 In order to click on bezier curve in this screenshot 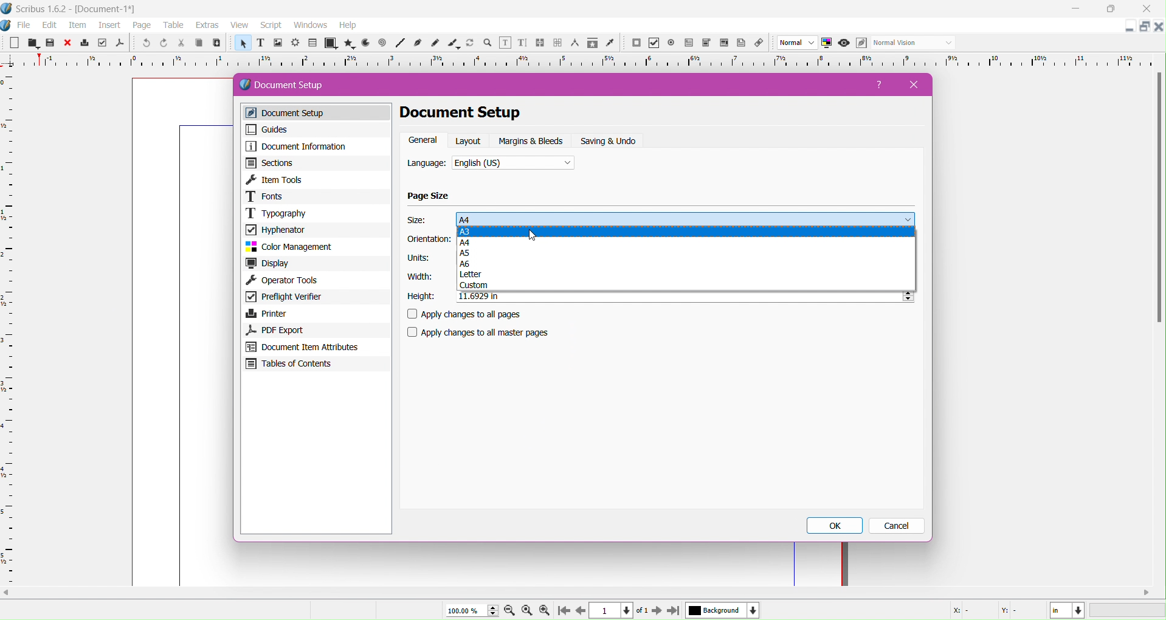, I will do `click(419, 43)`.